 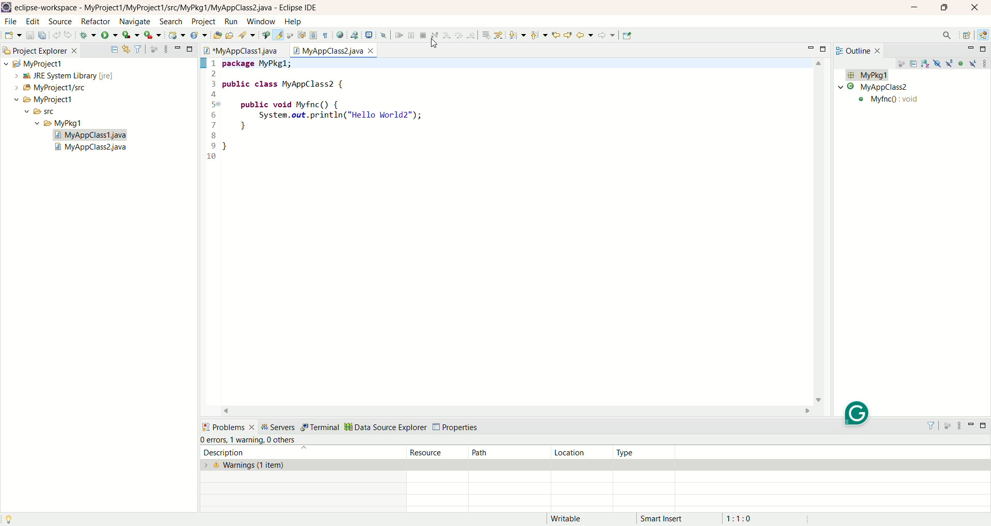 What do you see at coordinates (245, 35) in the screenshot?
I see `search` at bounding box center [245, 35].